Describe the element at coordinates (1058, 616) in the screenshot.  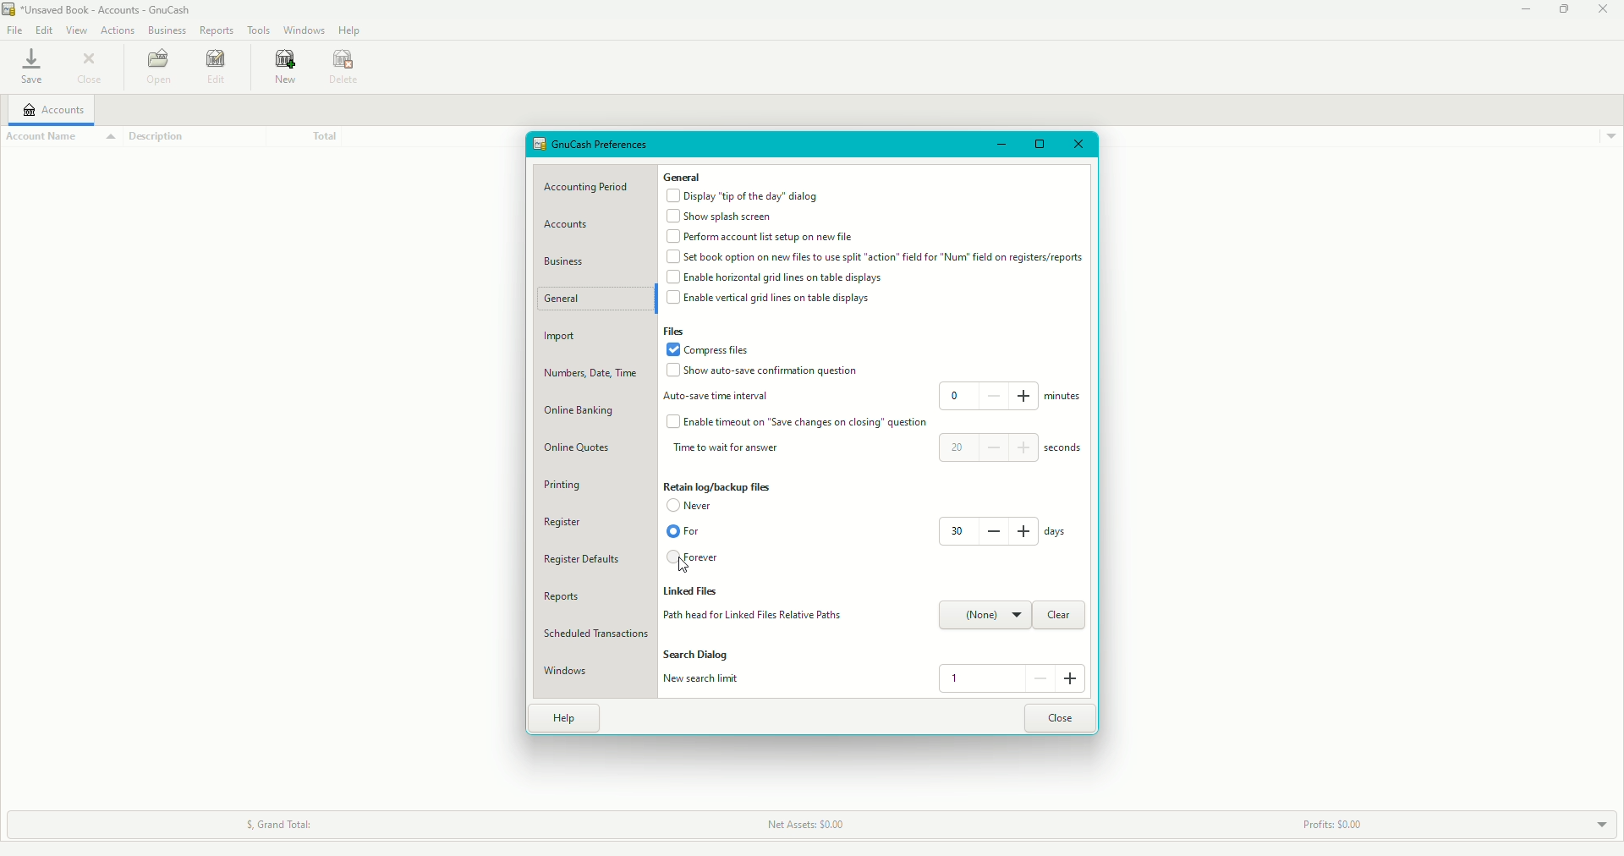
I see `Clear` at that location.